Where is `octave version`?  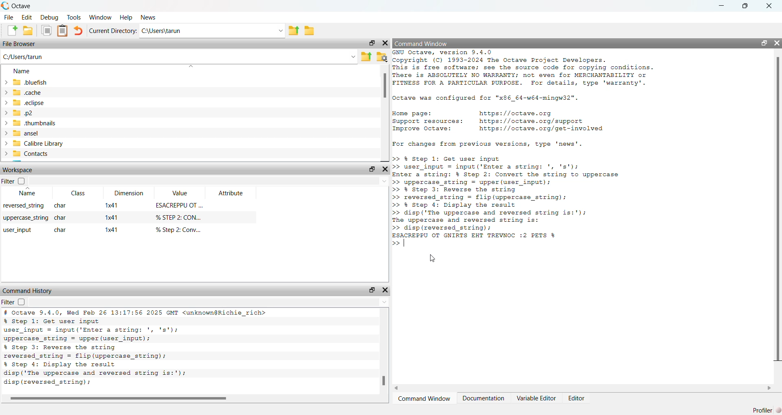
octave version is located at coordinates (136, 312).